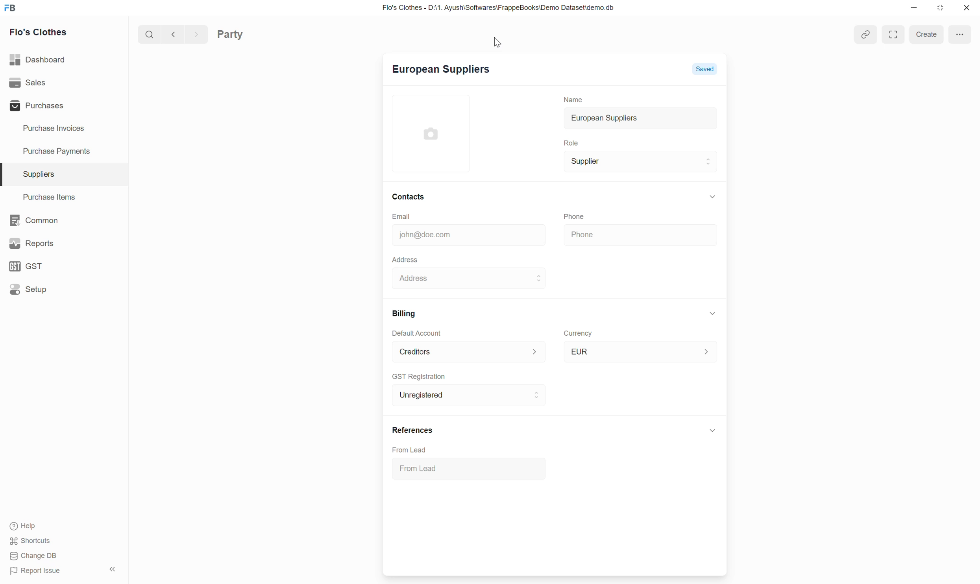 This screenshot has width=980, height=584. Describe the element at coordinates (409, 430) in the screenshot. I see `References` at that location.